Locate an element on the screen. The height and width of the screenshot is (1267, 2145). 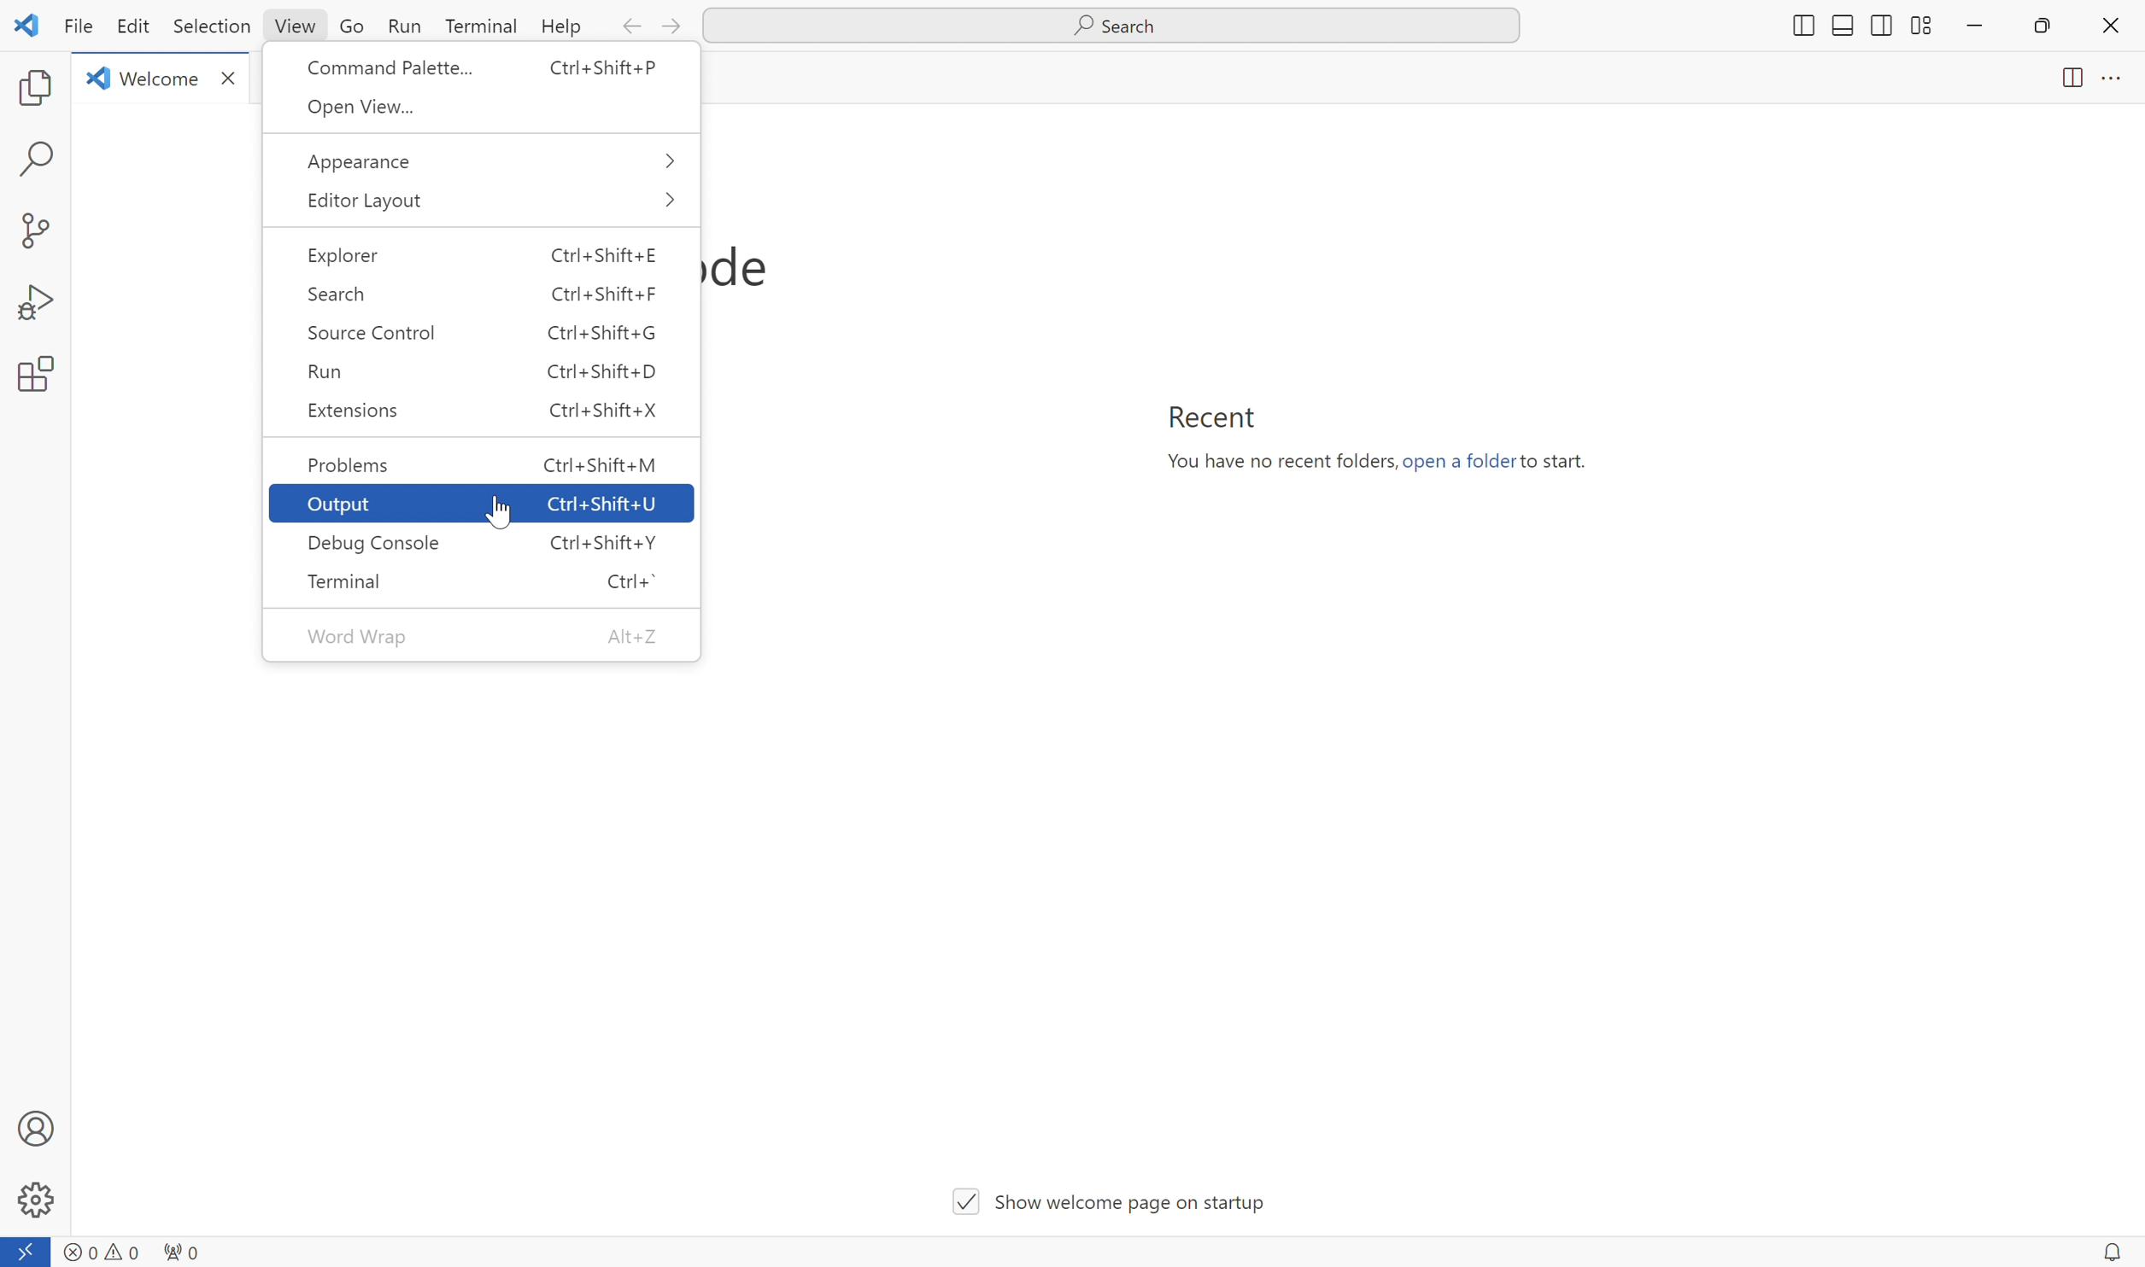
bug is located at coordinates (36, 298).